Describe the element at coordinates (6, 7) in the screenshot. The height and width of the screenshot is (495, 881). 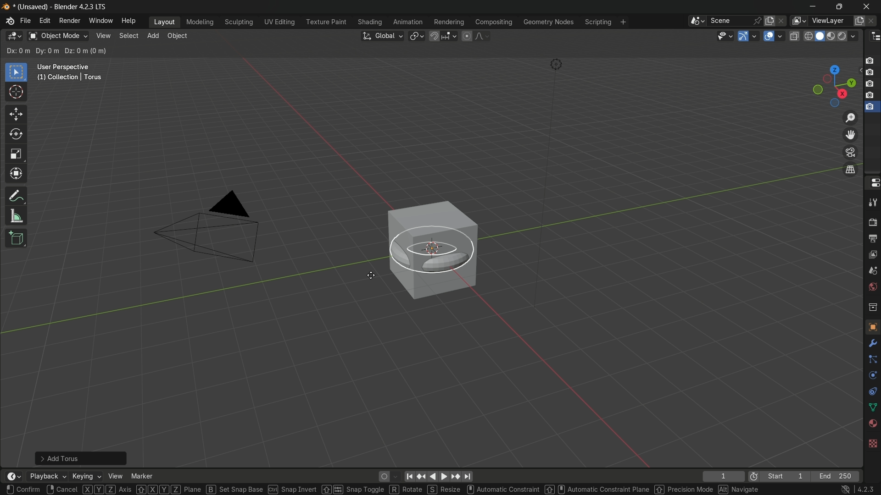
I see `logo` at that location.